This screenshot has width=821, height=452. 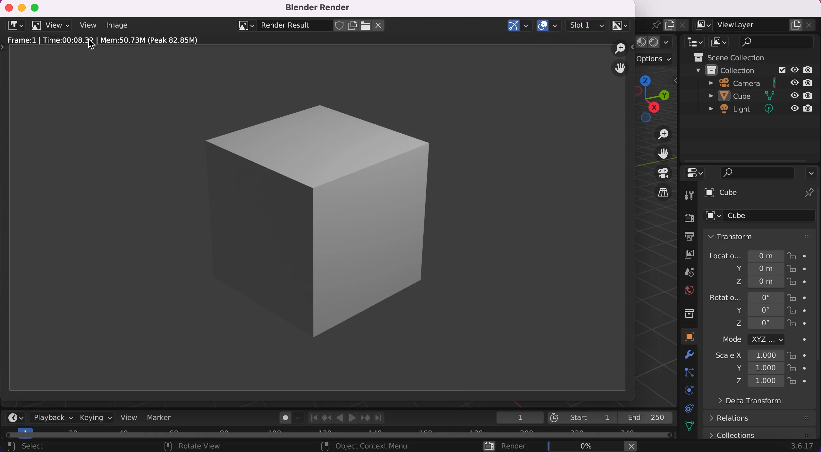 I want to click on collections, so click(x=761, y=434).